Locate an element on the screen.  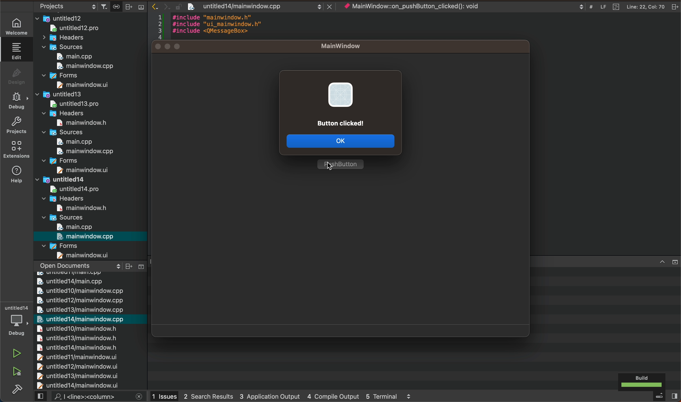
message box is located at coordinates (341, 101).